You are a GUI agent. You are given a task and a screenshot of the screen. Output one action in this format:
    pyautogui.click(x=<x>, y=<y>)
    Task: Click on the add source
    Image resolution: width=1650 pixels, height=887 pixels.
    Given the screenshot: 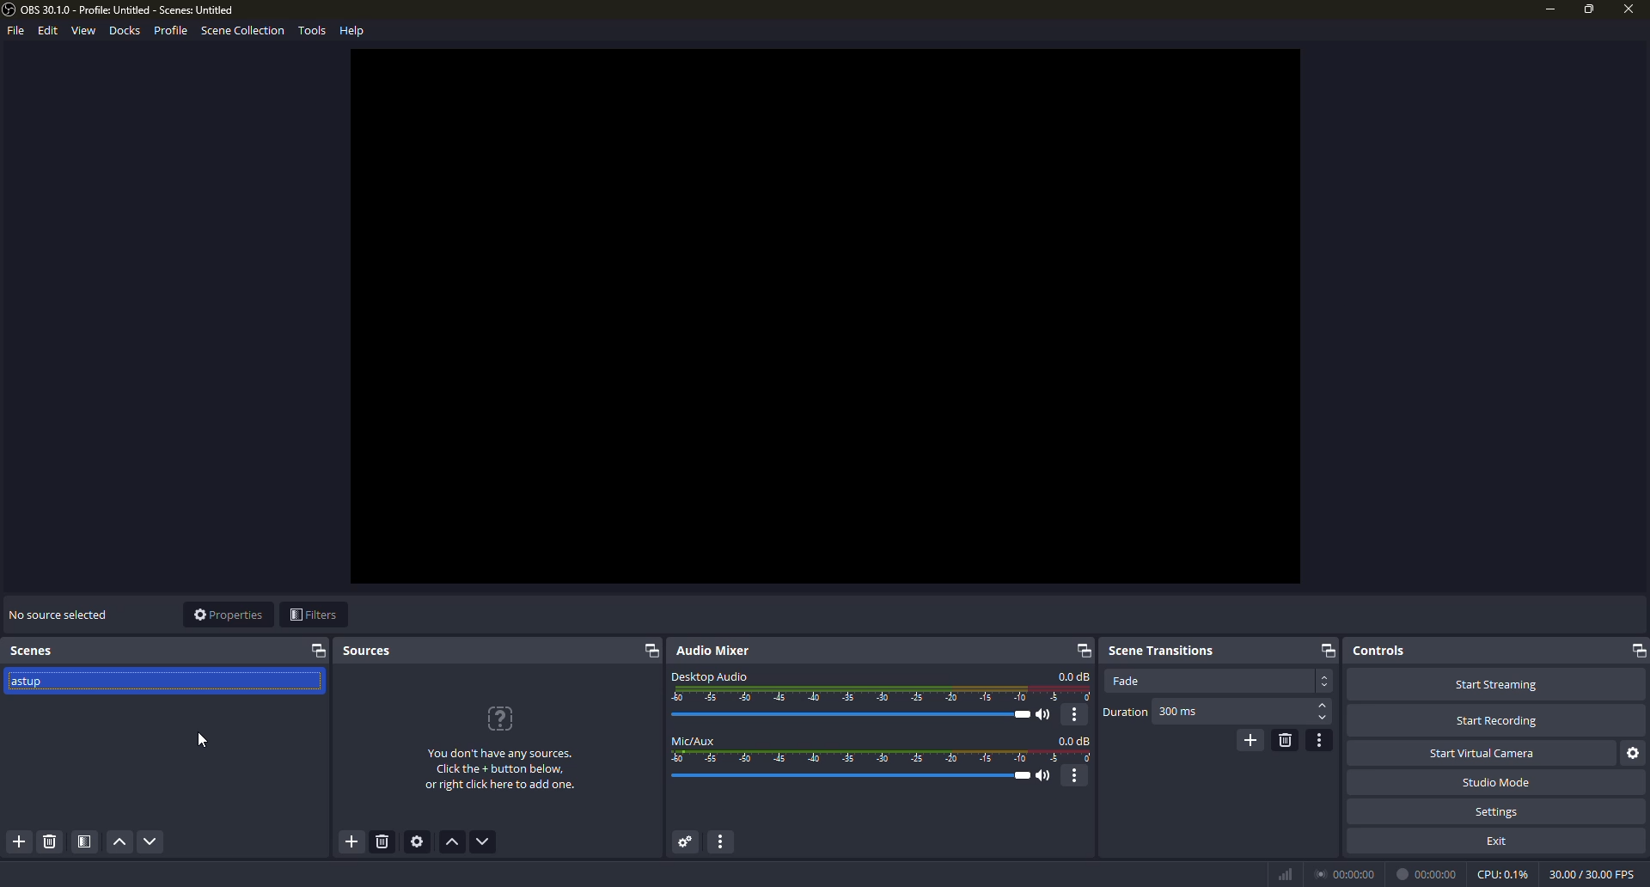 What is the action you would take?
    pyautogui.click(x=351, y=842)
    